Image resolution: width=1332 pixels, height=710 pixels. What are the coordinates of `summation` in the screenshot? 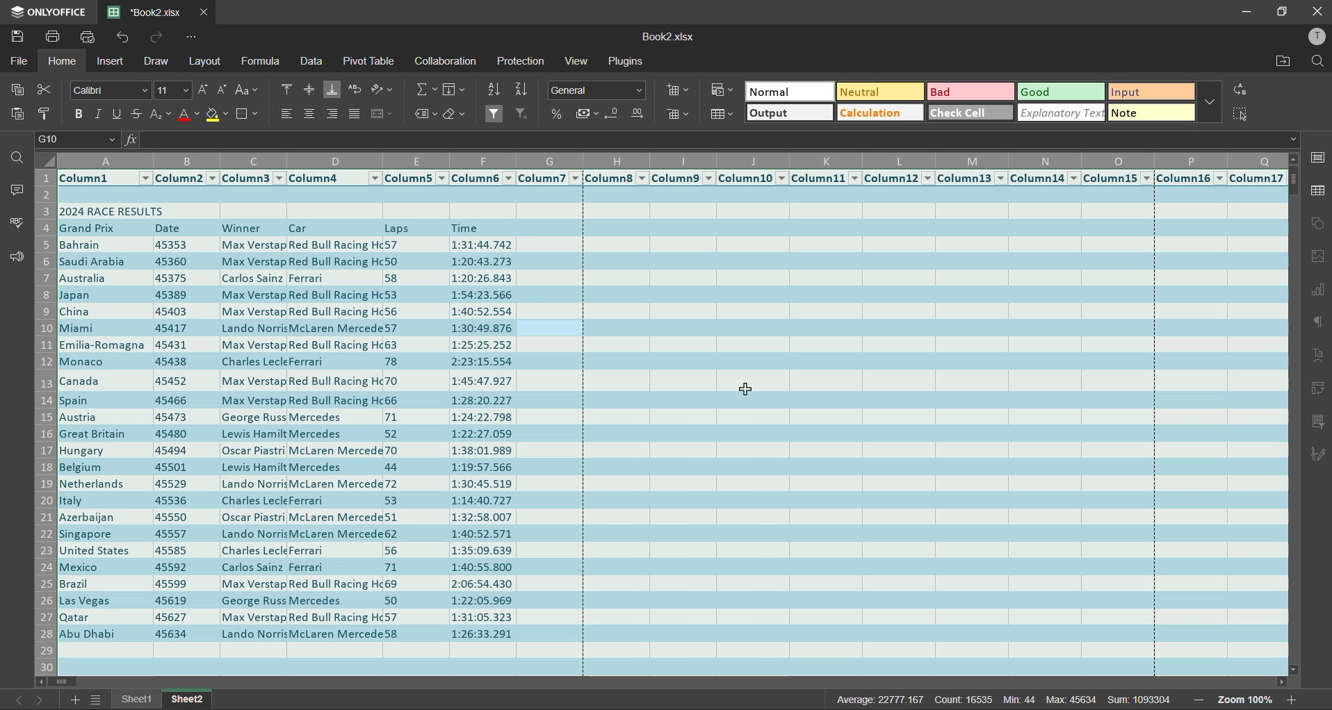 It's located at (425, 90).